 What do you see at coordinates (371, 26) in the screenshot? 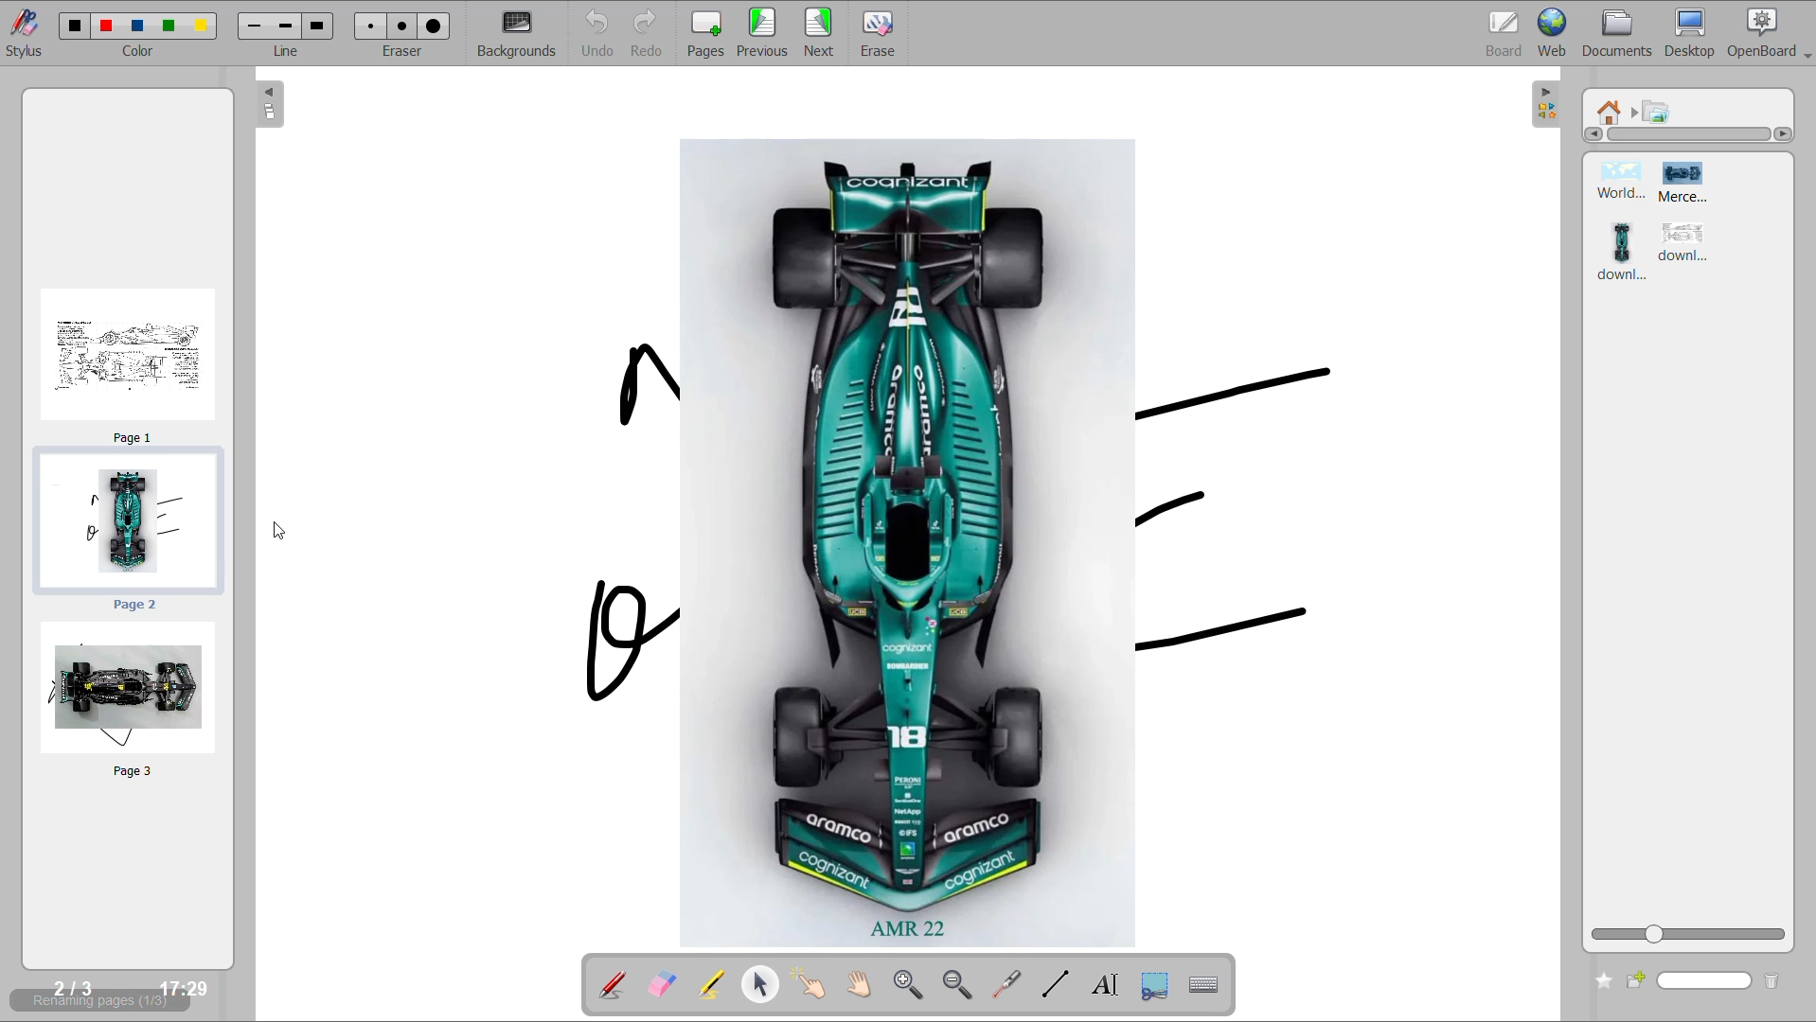
I see `Small eraser` at bounding box center [371, 26].